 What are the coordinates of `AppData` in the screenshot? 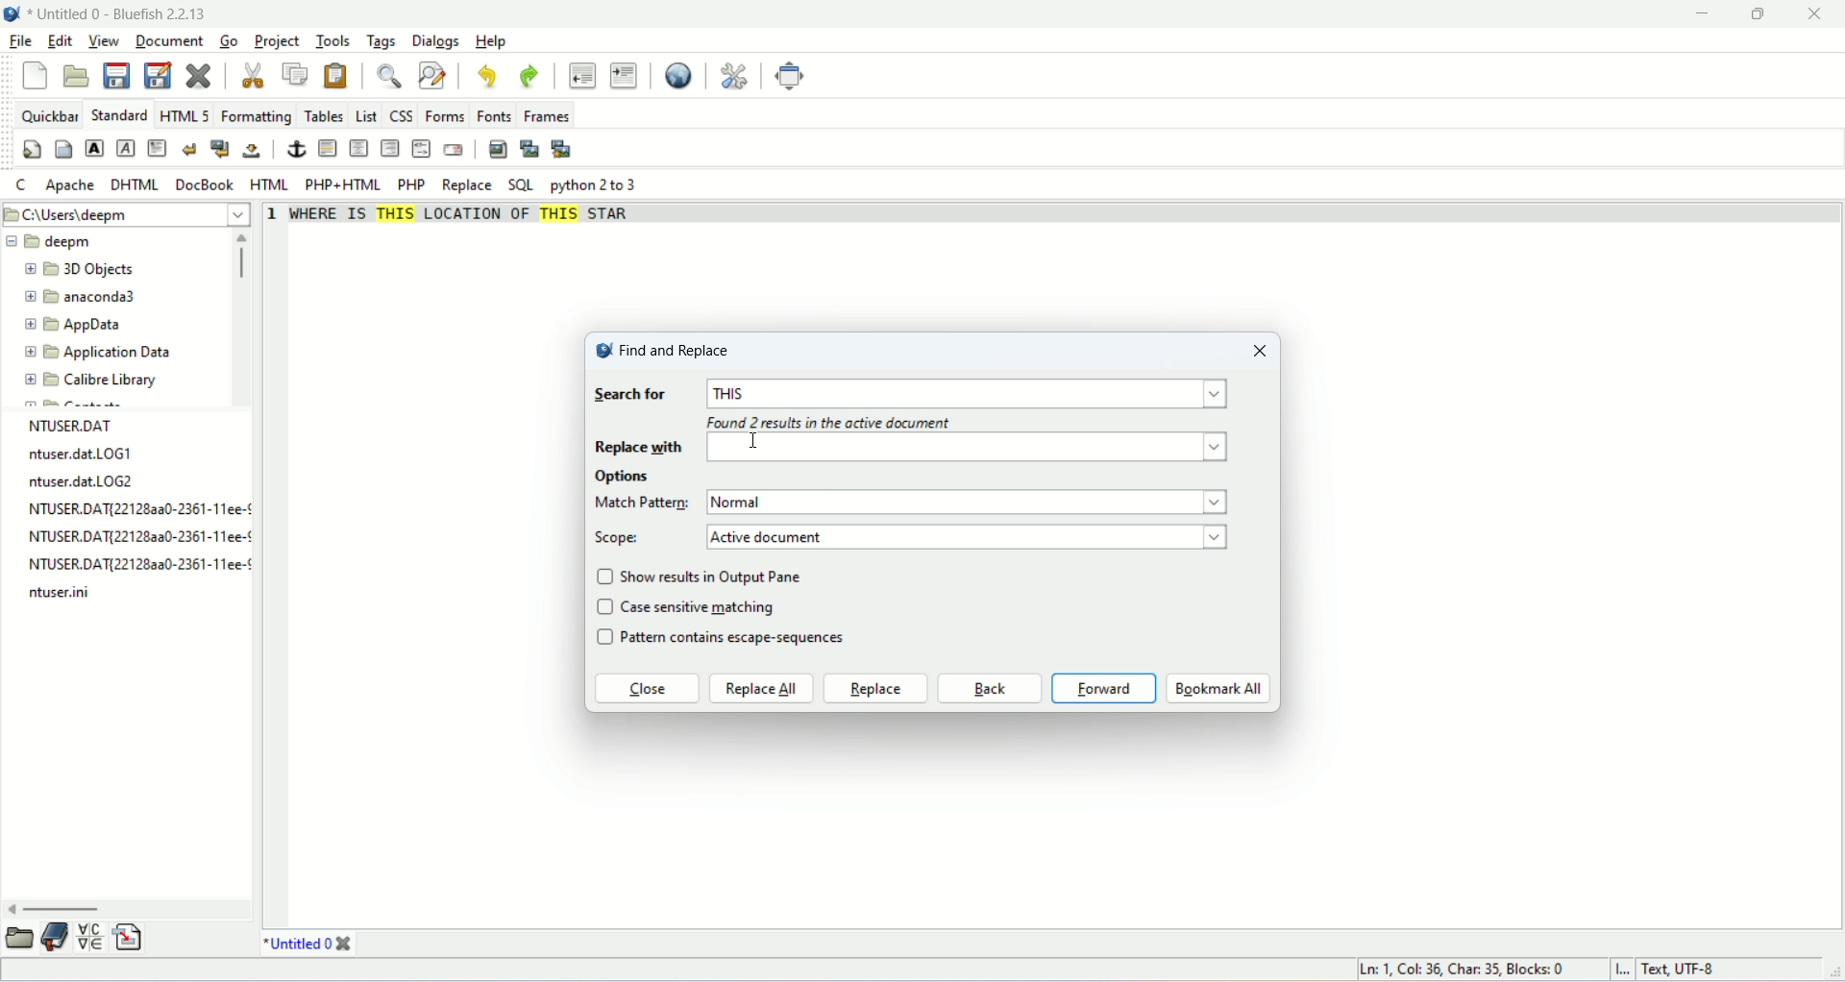 It's located at (76, 324).